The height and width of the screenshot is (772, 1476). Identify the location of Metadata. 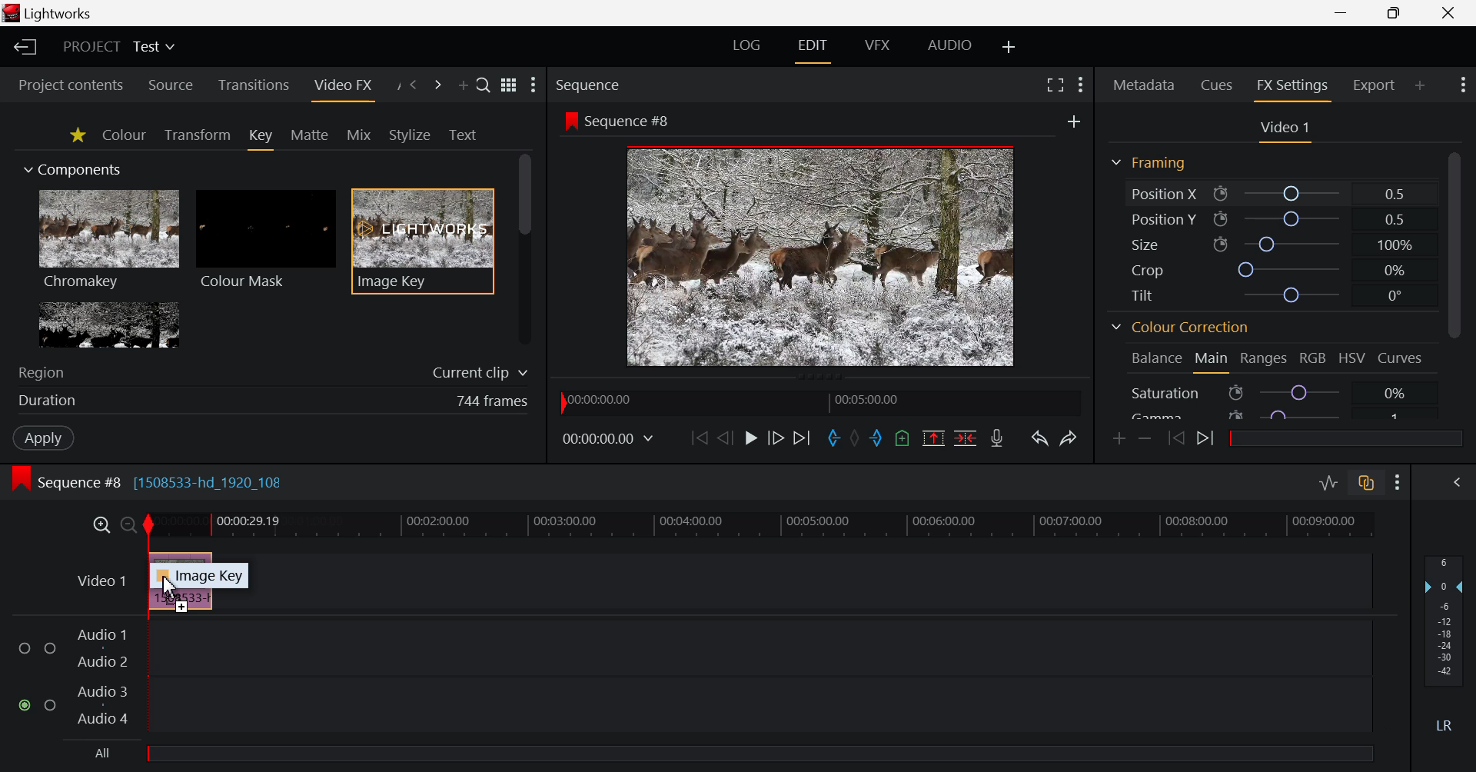
(1144, 86).